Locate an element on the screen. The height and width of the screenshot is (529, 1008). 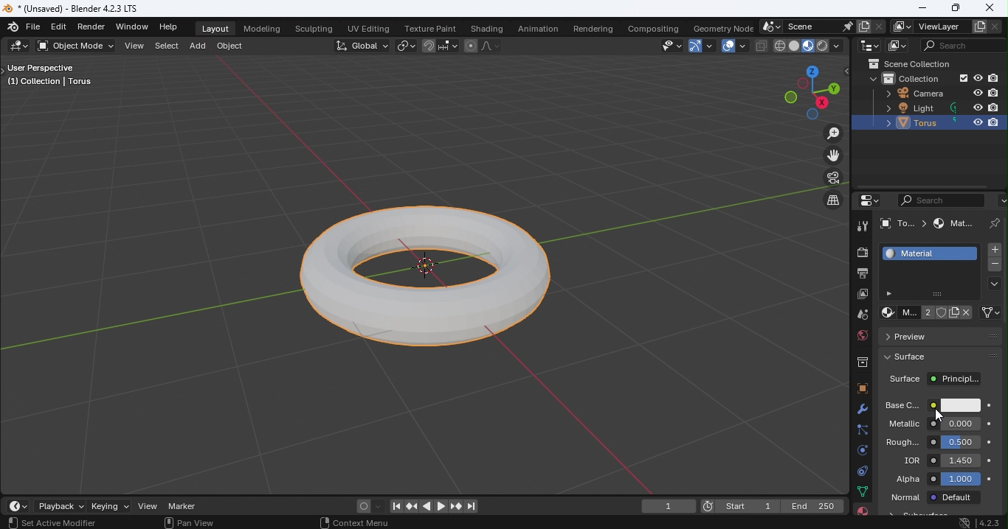
Browse material to be linked is located at coordinates (887, 312).